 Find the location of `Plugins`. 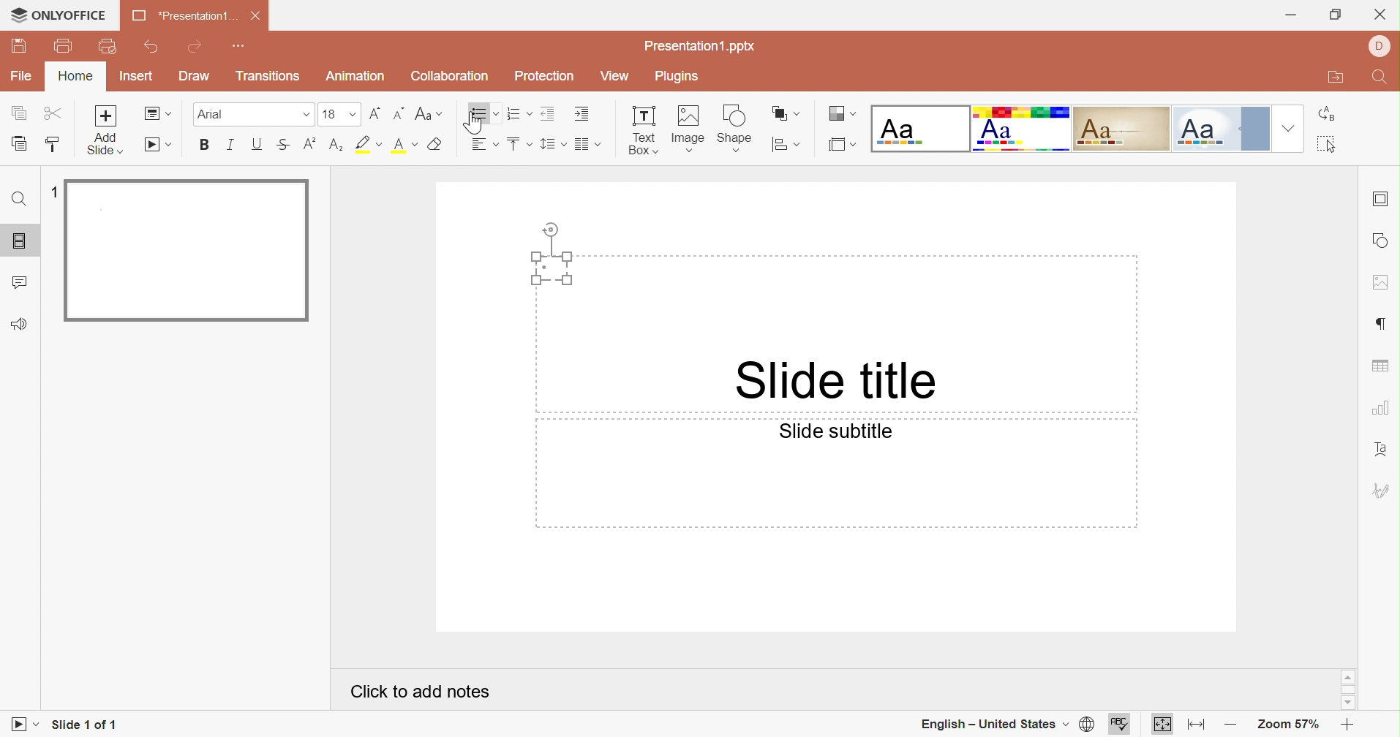

Plugins is located at coordinates (680, 76).